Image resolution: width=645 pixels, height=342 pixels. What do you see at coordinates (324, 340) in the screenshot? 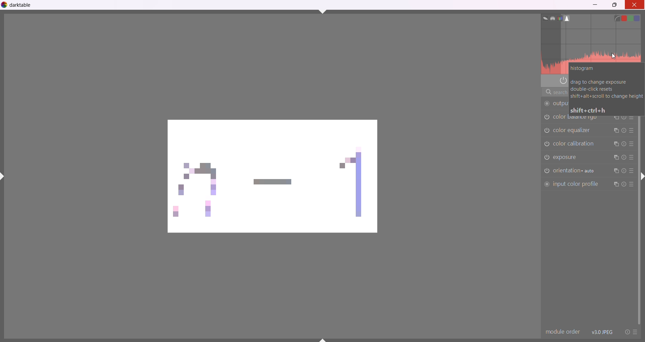
I see `shift+ctrl+b` at bounding box center [324, 340].